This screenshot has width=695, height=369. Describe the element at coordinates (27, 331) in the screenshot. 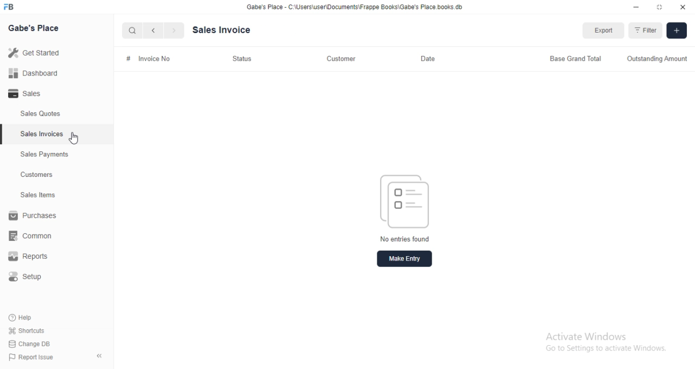

I see `Shortcuts` at that location.